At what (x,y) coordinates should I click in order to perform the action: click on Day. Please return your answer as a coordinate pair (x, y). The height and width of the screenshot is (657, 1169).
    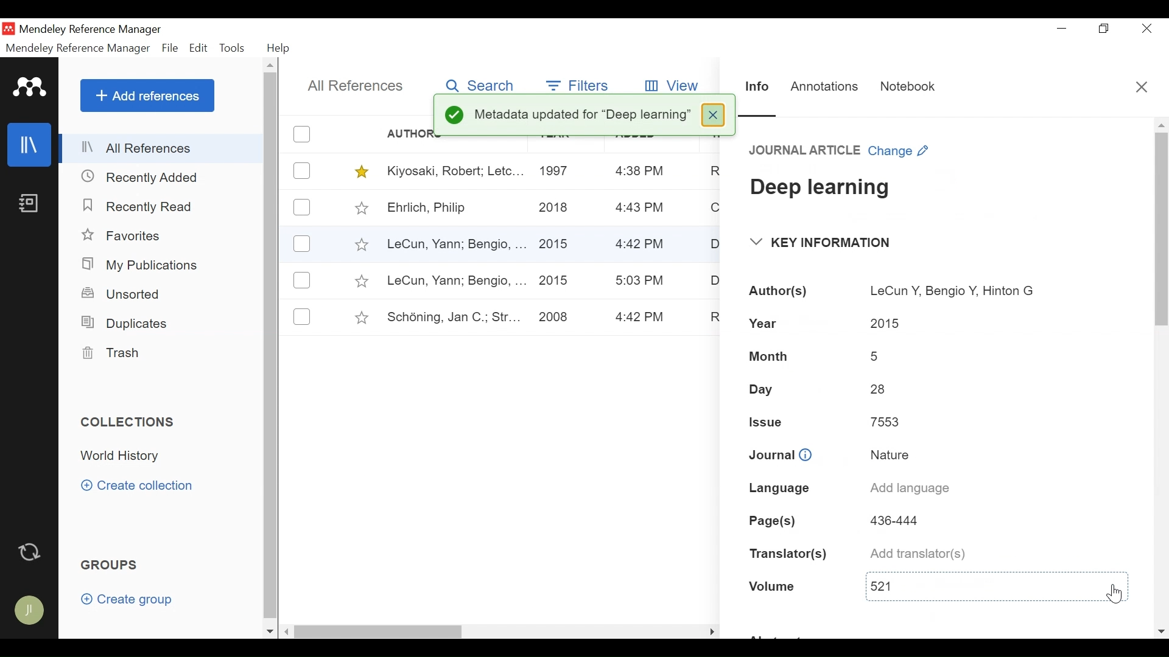
    Looking at the image, I should click on (760, 389).